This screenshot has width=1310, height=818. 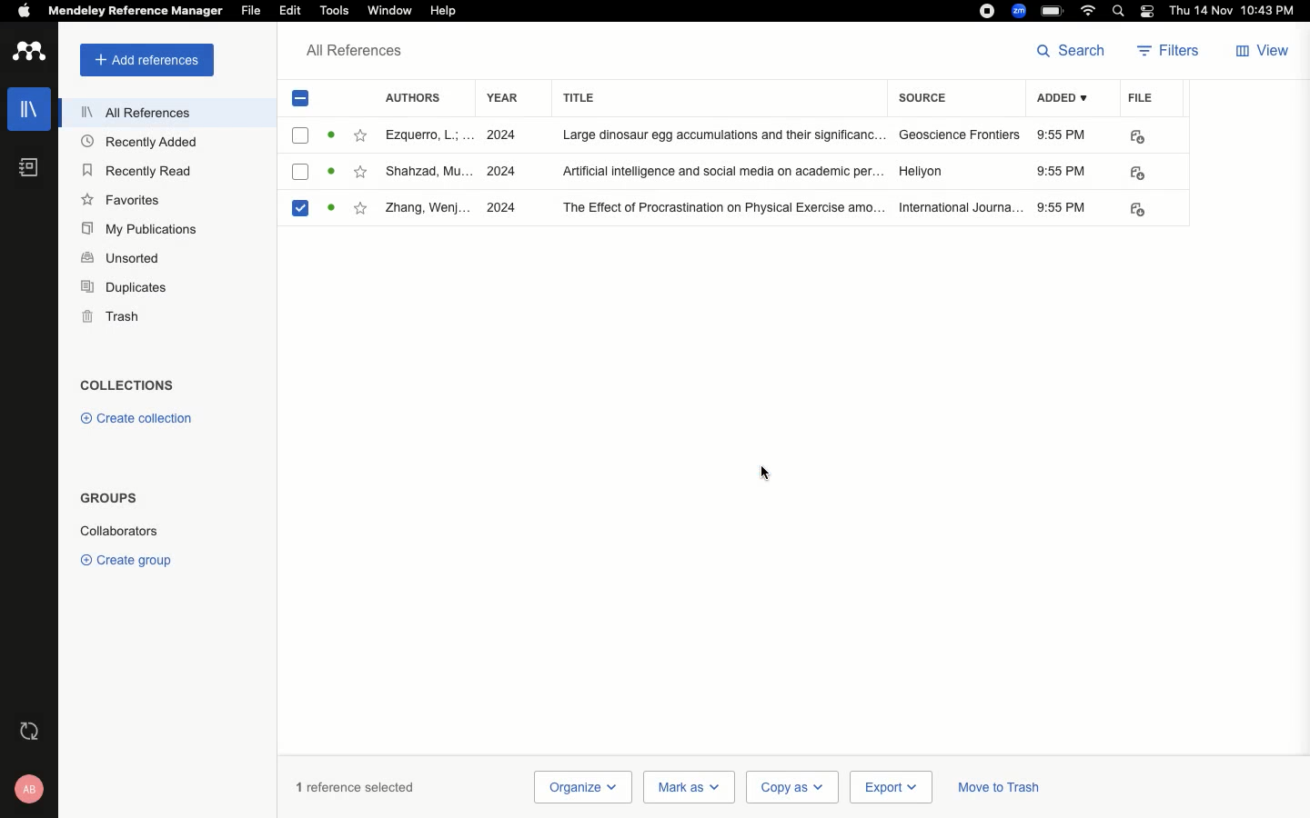 I want to click on 9:55 PM, so click(x=1063, y=135).